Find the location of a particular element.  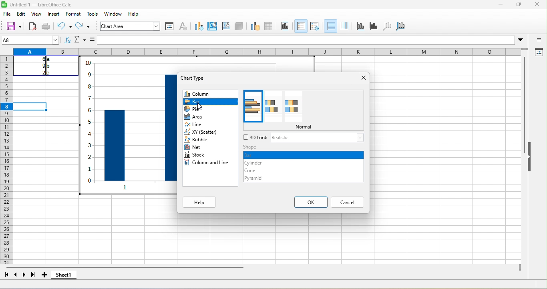

new is located at coordinates (11, 26).